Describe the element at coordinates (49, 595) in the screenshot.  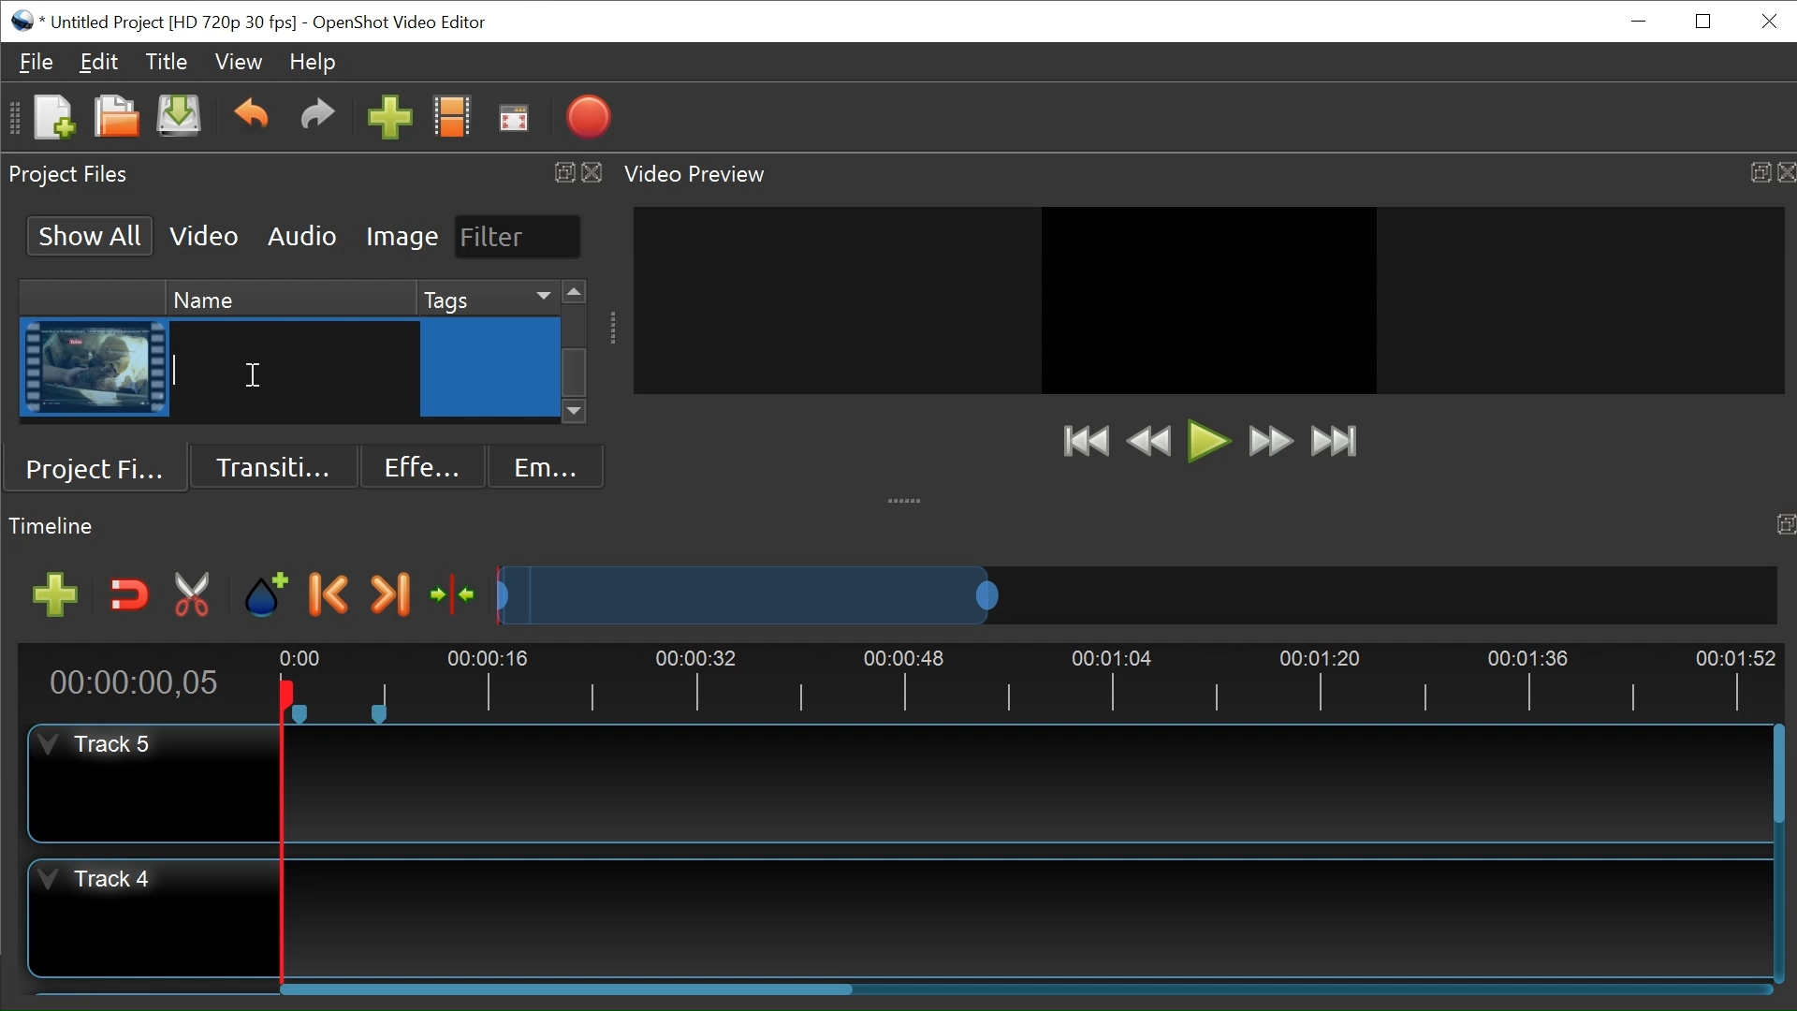
I see `Add Track` at that location.